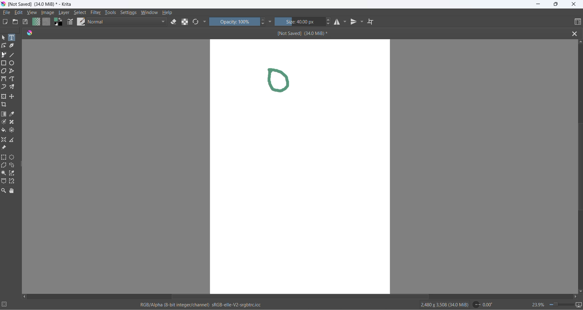 The width and height of the screenshot is (583, 310). I want to click on app icon, so click(30, 33).